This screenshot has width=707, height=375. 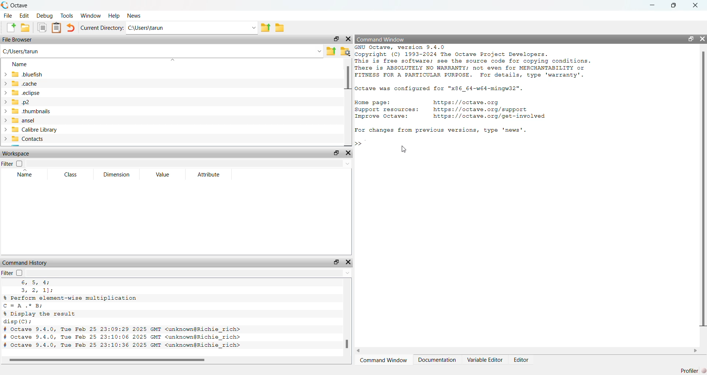 What do you see at coordinates (114, 16) in the screenshot?
I see `Help` at bounding box center [114, 16].